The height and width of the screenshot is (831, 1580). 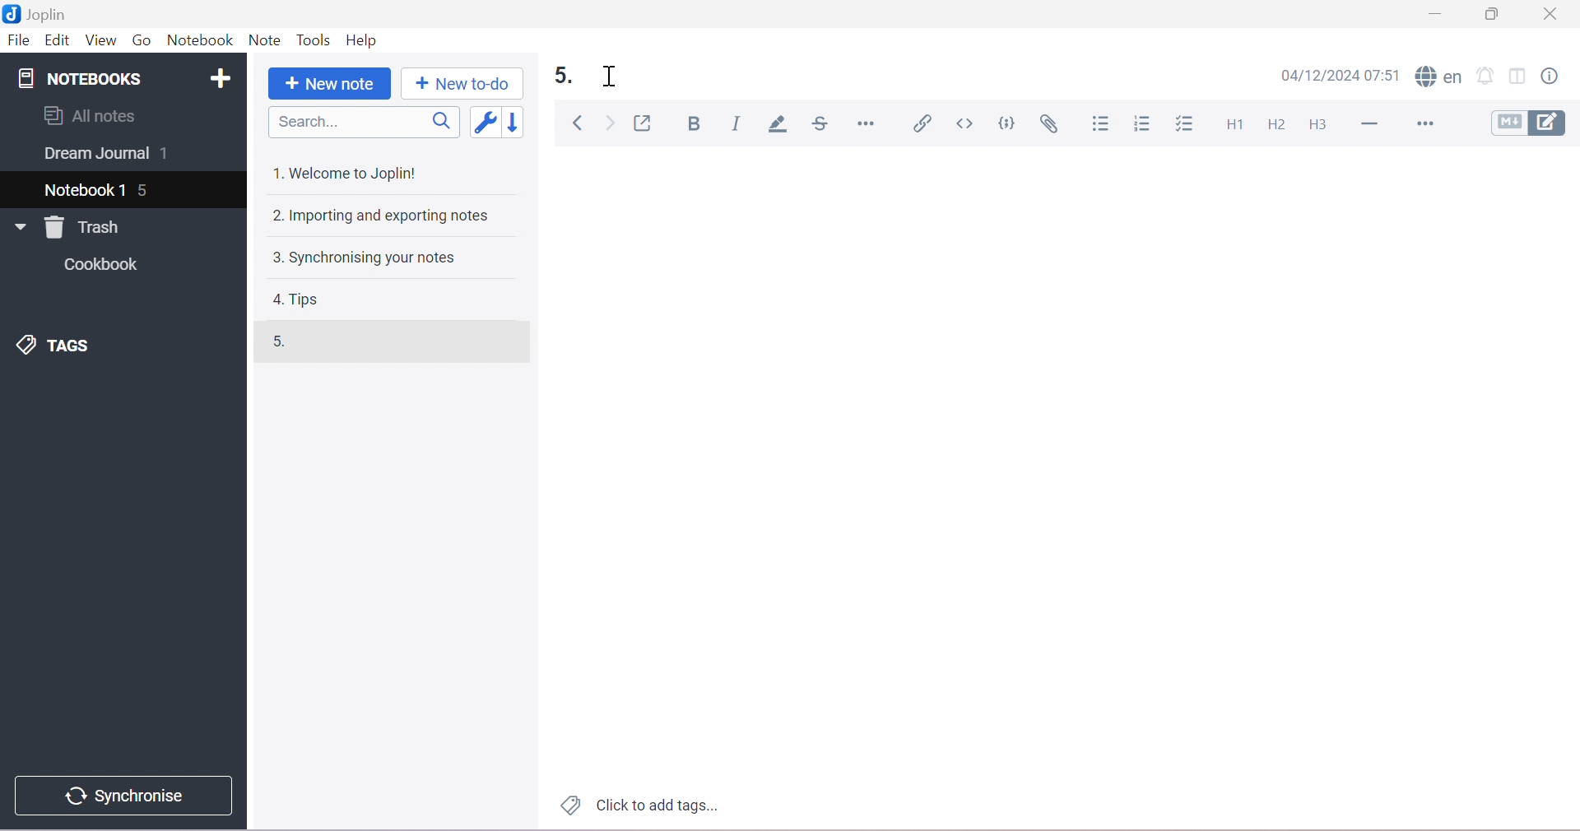 What do you see at coordinates (614, 77) in the screenshot?
I see `cursor` at bounding box center [614, 77].